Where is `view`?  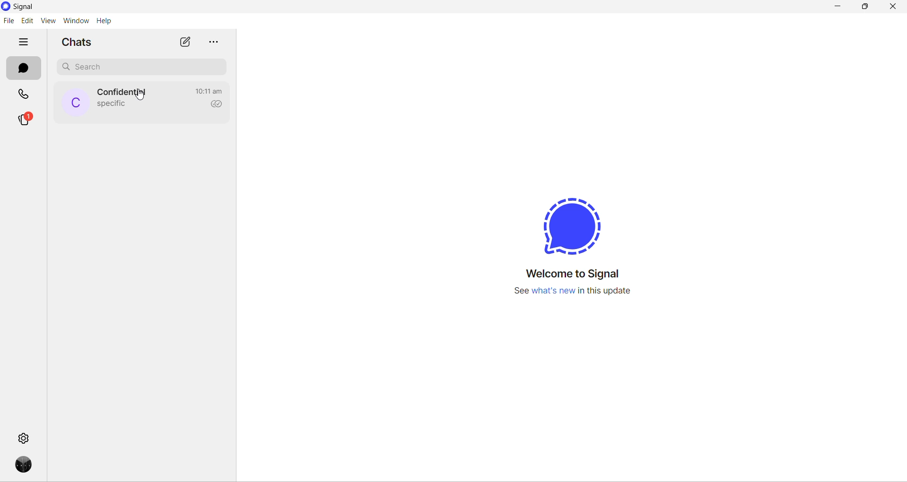 view is located at coordinates (47, 22).